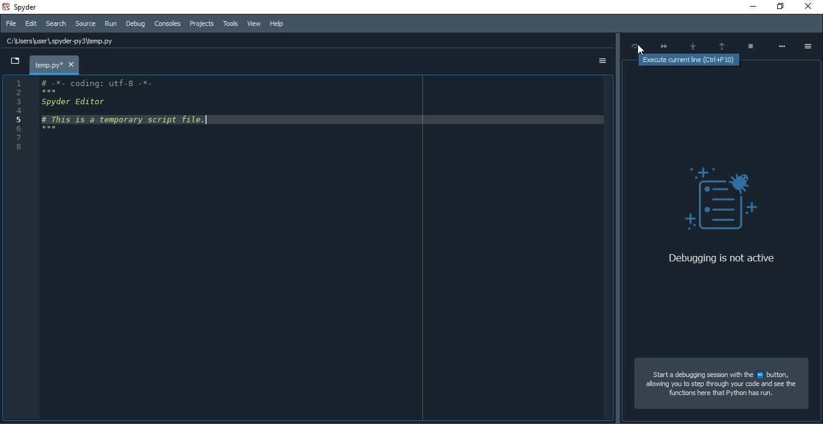  I want to click on # -%- coding: utT-8 -*-
Spyder Editor
 # This is a temporary script file.|, so click(142, 105).